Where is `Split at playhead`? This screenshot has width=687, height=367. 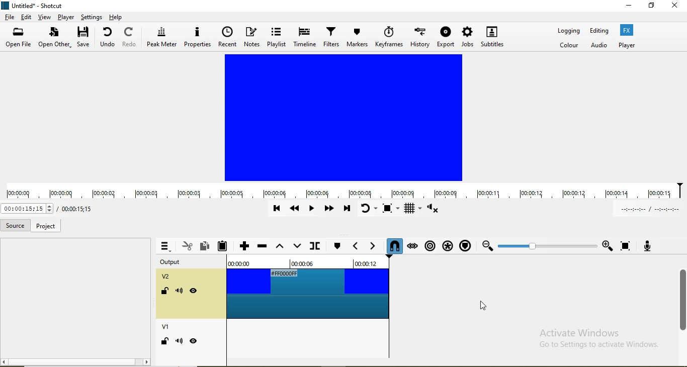 Split at playhead is located at coordinates (314, 247).